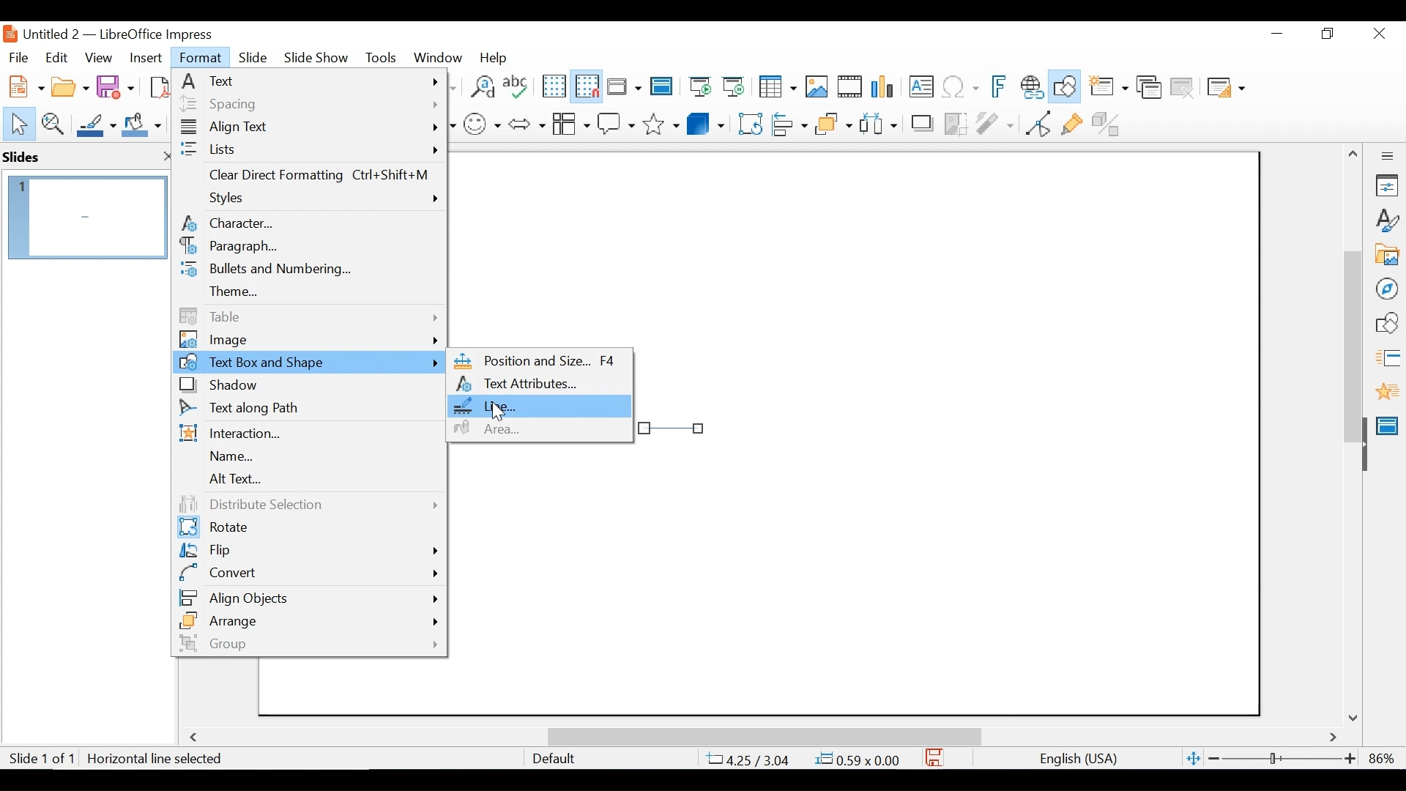  What do you see at coordinates (311, 200) in the screenshot?
I see `Styles` at bounding box center [311, 200].